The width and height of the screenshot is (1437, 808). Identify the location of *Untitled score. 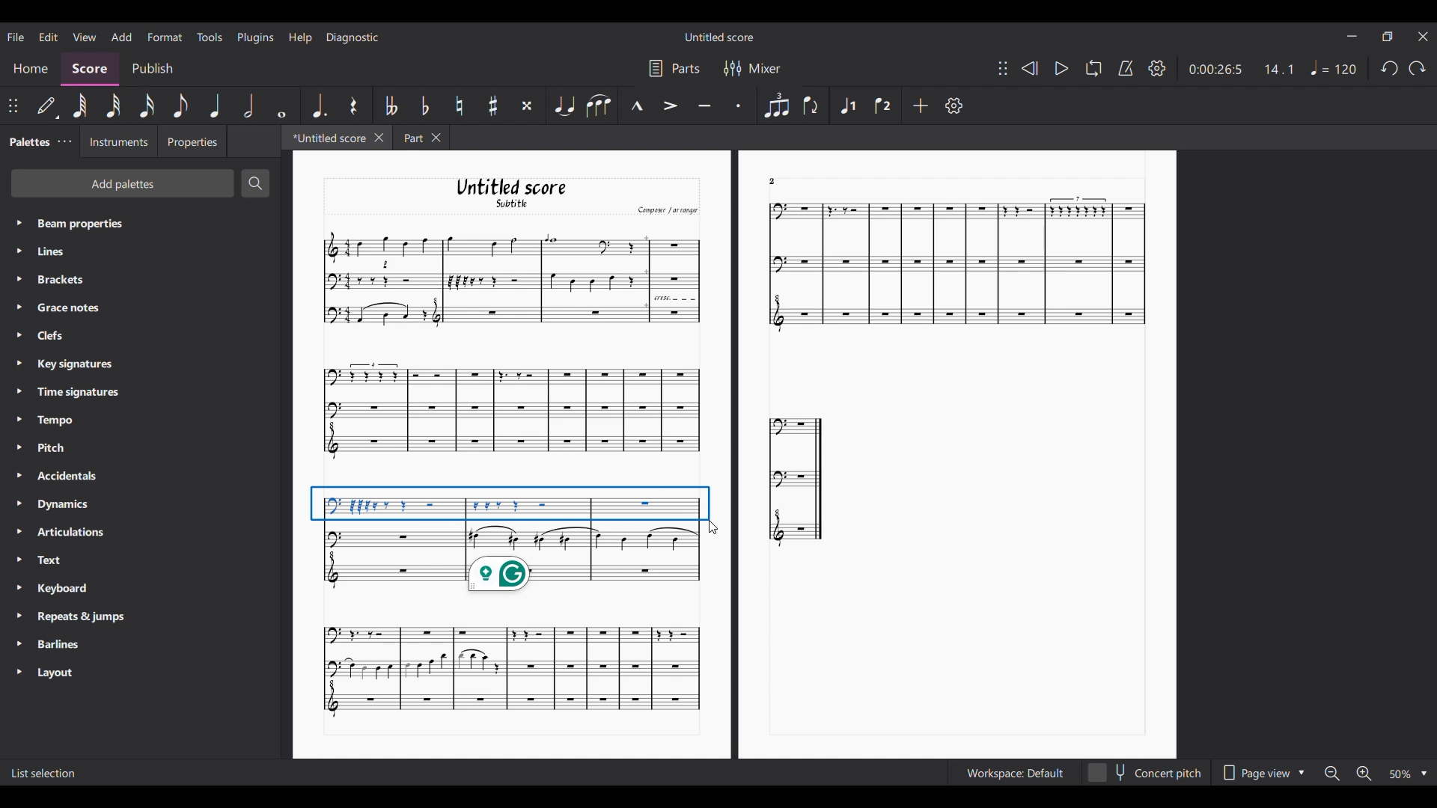
(323, 137).